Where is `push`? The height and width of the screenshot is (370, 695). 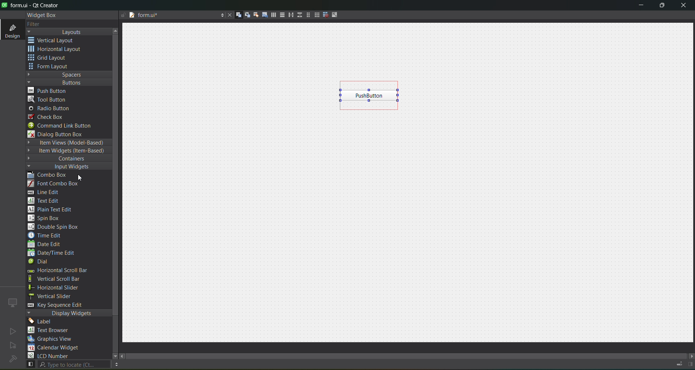 push is located at coordinates (48, 90).